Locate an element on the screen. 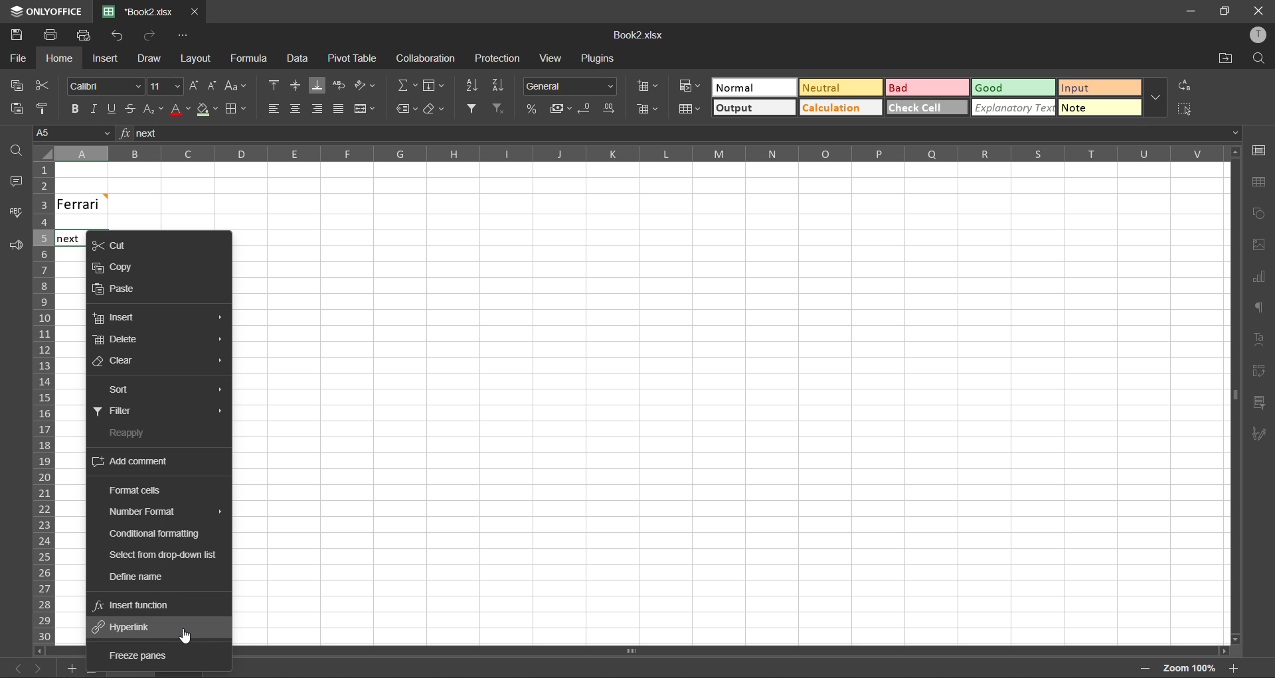 The image size is (1275, 678). clear is located at coordinates (436, 111).